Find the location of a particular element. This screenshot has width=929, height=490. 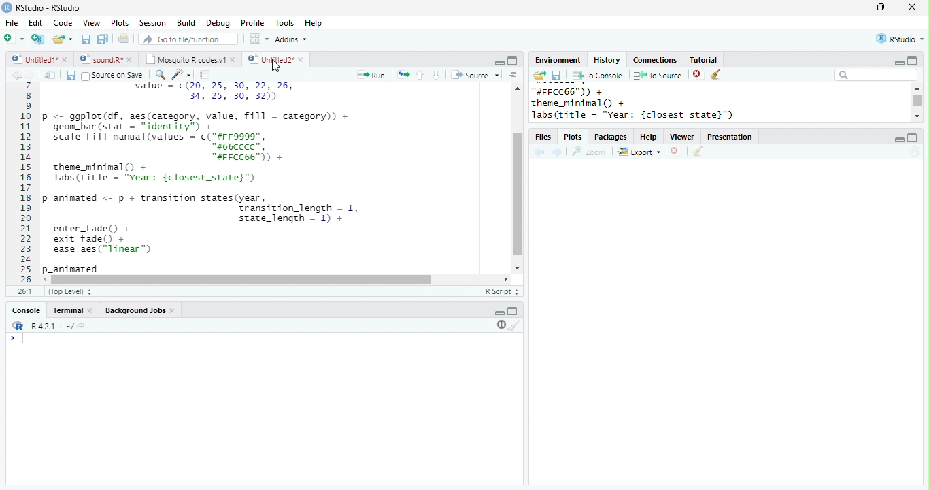

refresh is located at coordinates (915, 152).